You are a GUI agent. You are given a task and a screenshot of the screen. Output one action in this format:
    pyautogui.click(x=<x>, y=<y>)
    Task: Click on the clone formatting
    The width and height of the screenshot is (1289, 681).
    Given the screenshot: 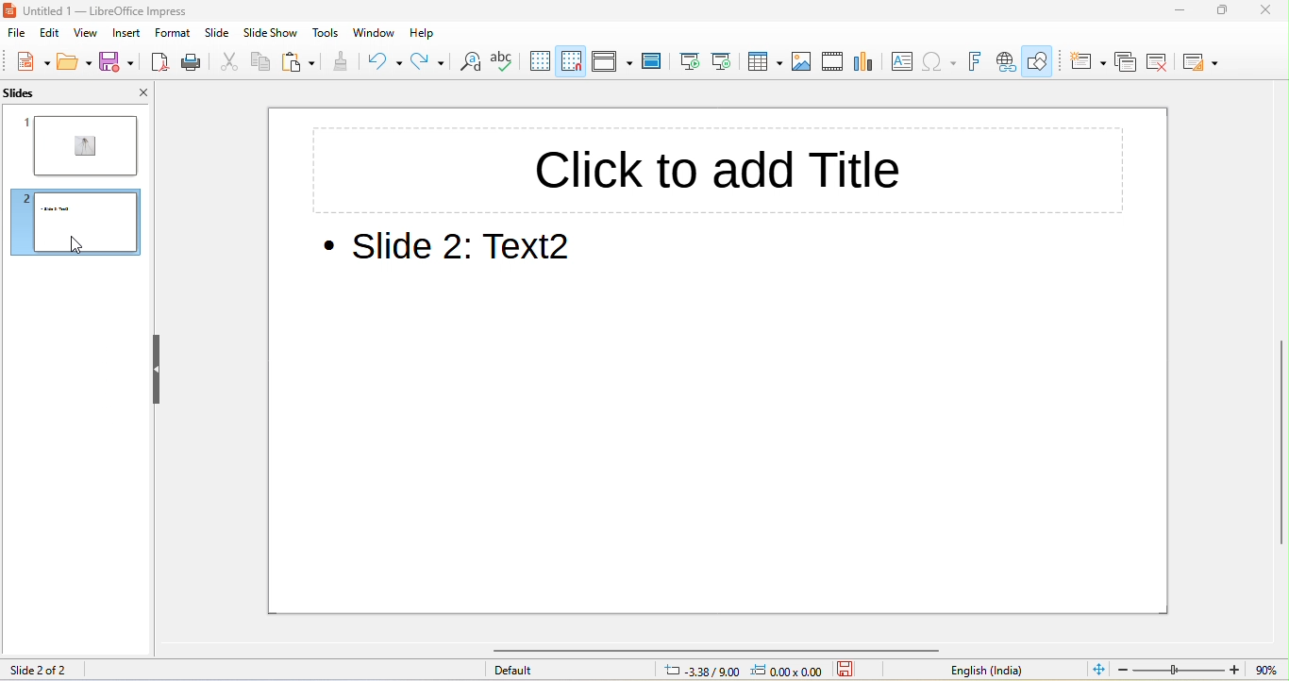 What is the action you would take?
    pyautogui.click(x=342, y=65)
    